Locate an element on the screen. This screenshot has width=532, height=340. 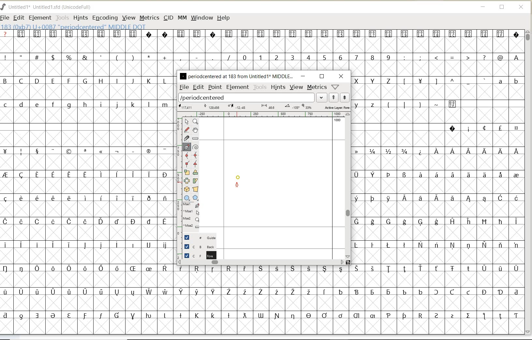
1000 is located at coordinates (336, 121).